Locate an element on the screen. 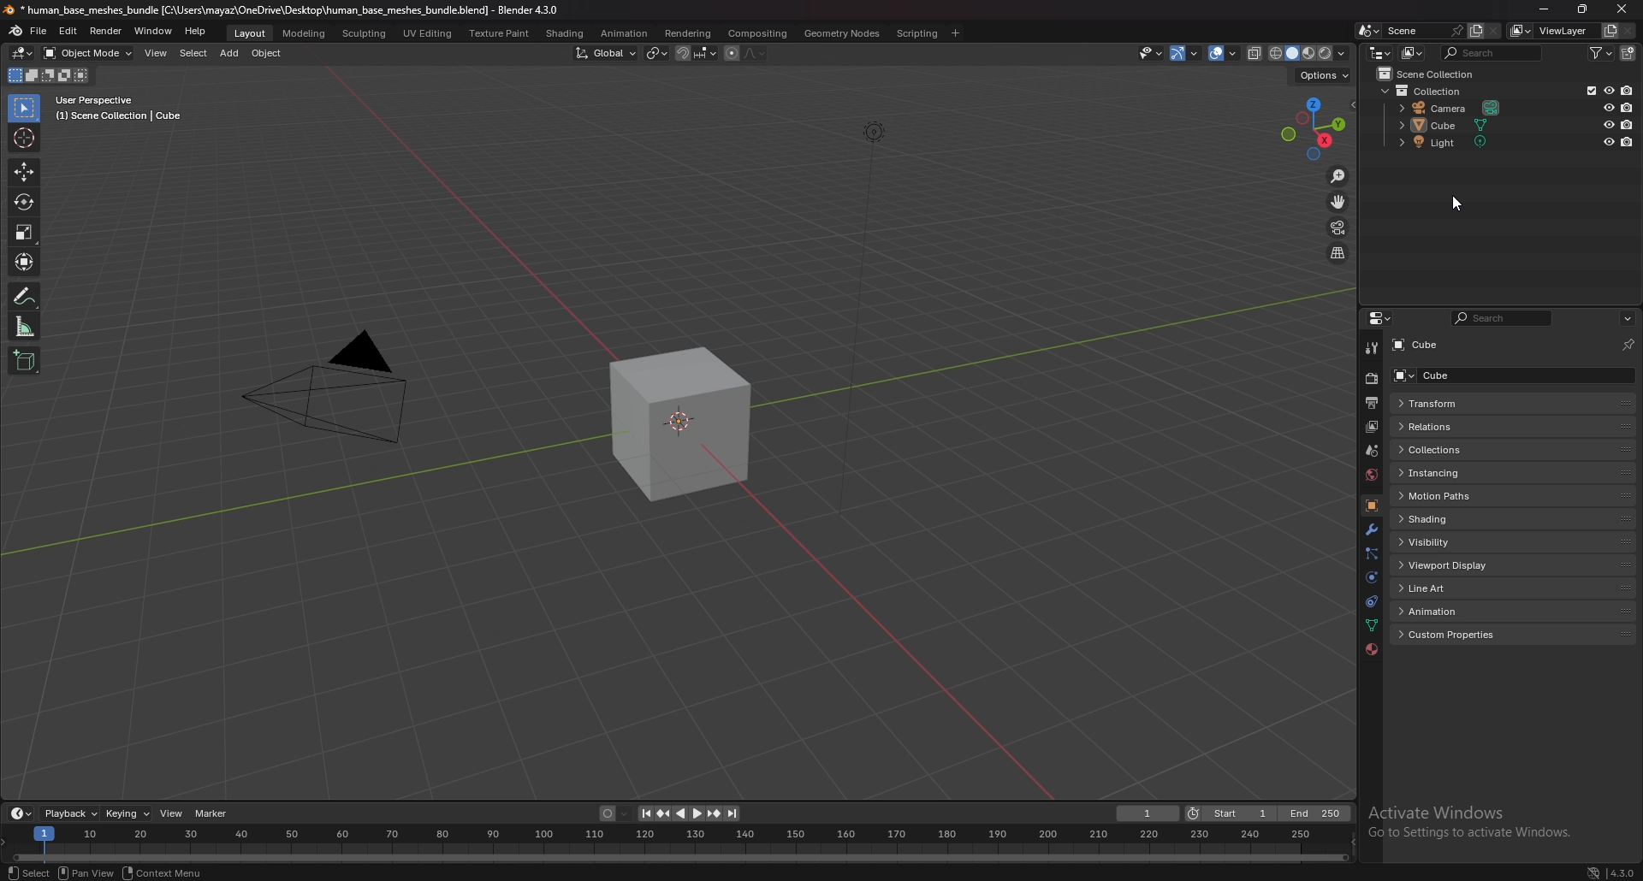 Image resolution: width=1643 pixels, height=881 pixels. editor type is located at coordinates (1380, 52).